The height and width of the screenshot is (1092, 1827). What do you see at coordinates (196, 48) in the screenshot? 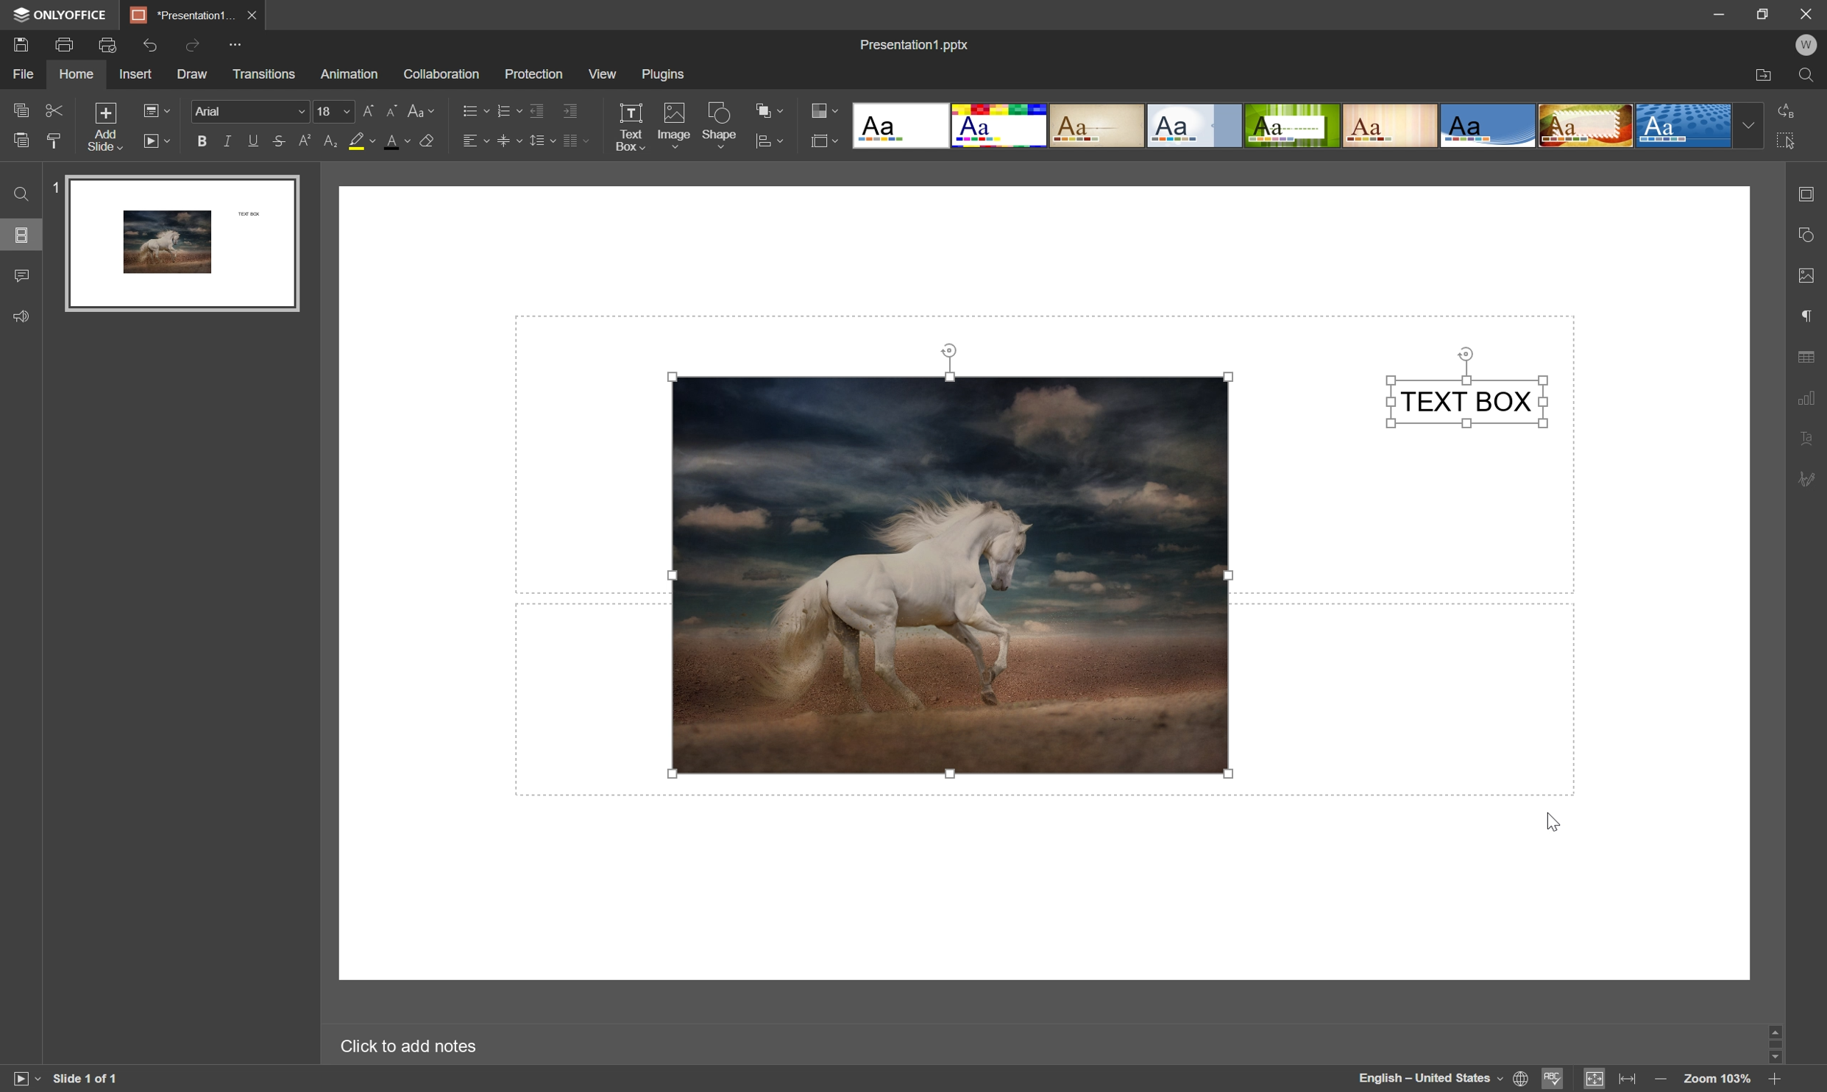
I see `redo` at bounding box center [196, 48].